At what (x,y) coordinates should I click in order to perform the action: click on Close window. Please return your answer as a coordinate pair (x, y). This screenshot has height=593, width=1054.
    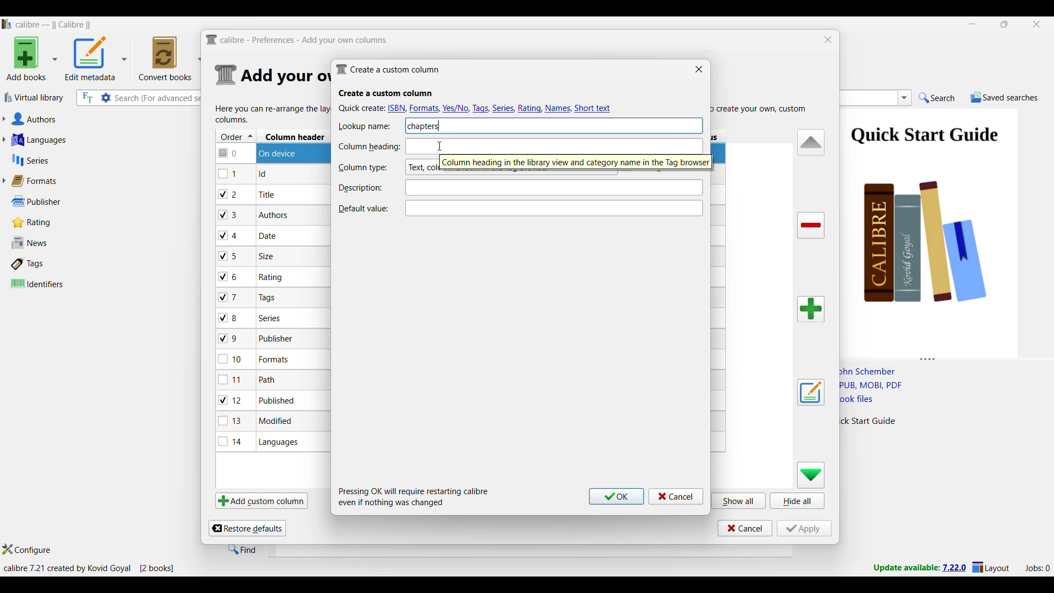
    Looking at the image, I should click on (699, 69).